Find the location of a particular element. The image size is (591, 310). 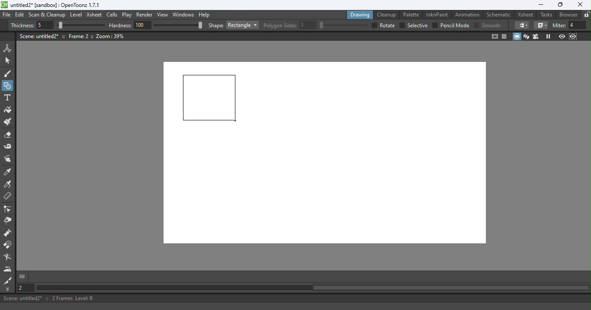

Polygon slides is located at coordinates (280, 26).